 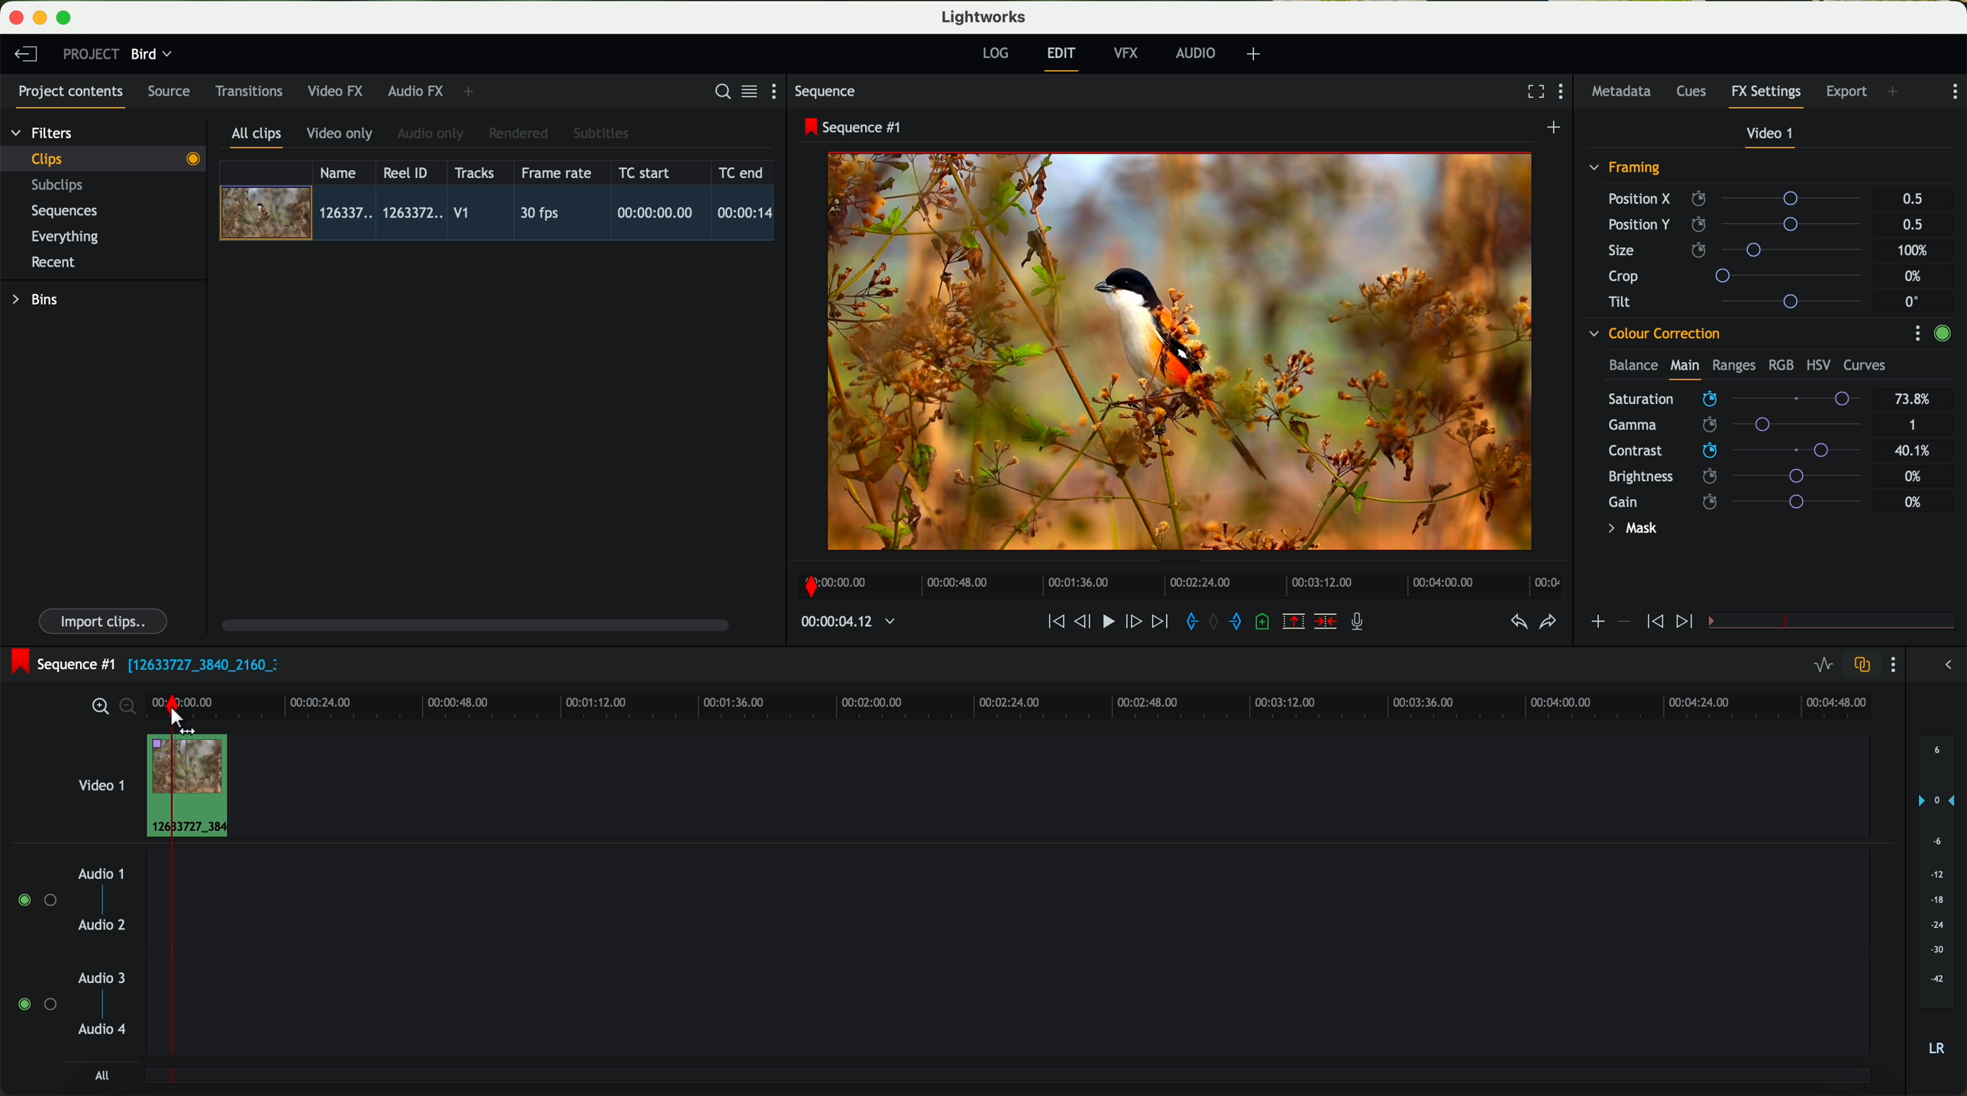 I want to click on 1, so click(x=1914, y=426).